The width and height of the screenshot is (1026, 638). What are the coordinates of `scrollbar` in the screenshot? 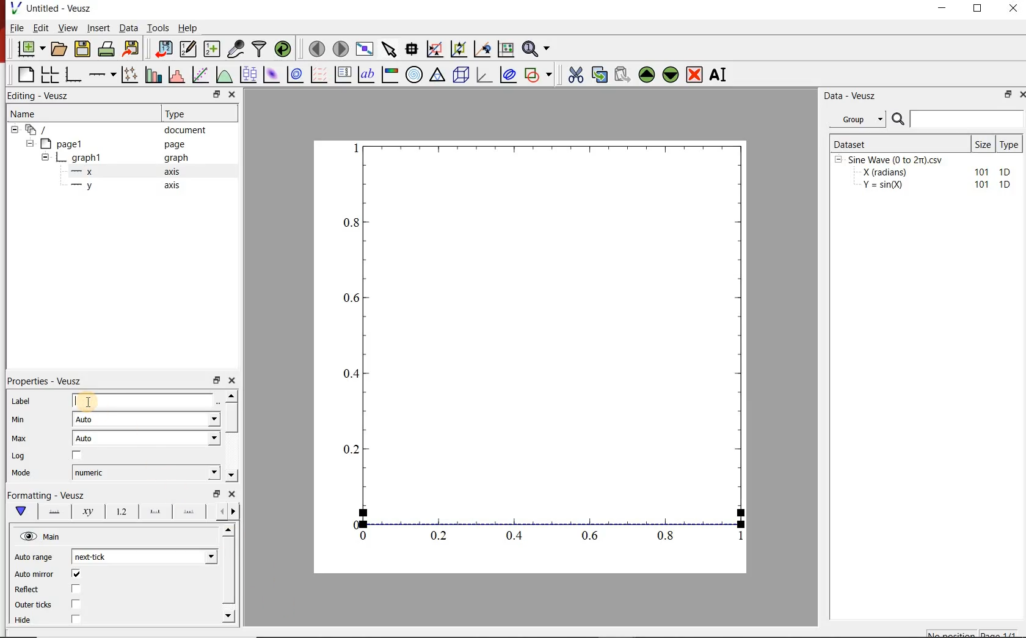 It's located at (233, 419).